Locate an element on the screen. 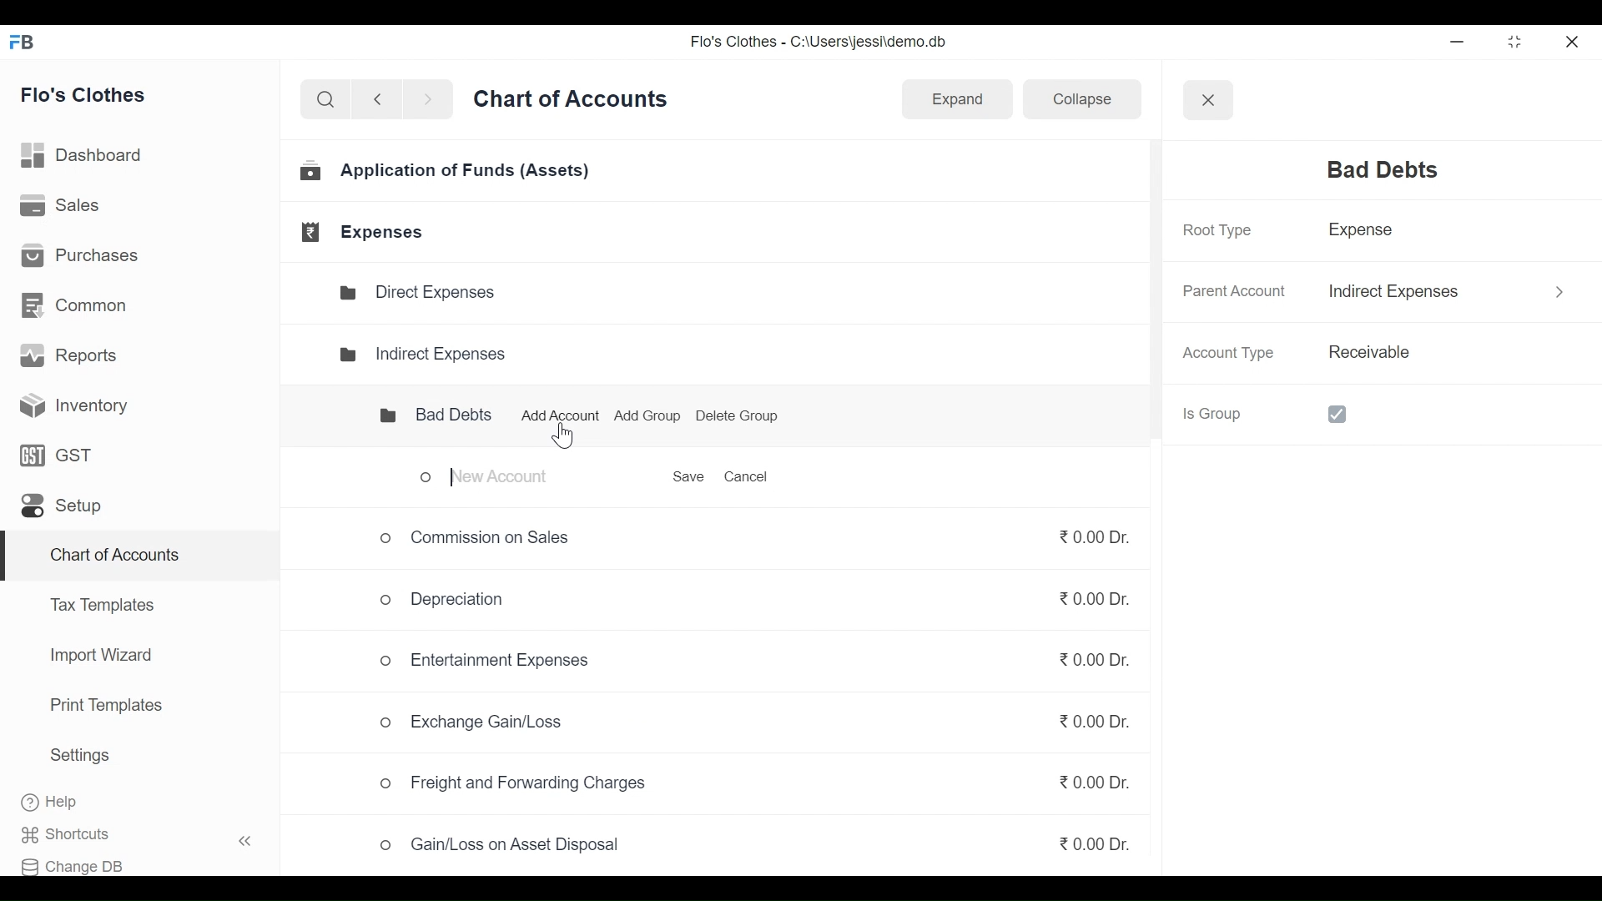 The image size is (1602, 901). Expense is located at coordinates (1367, 234).